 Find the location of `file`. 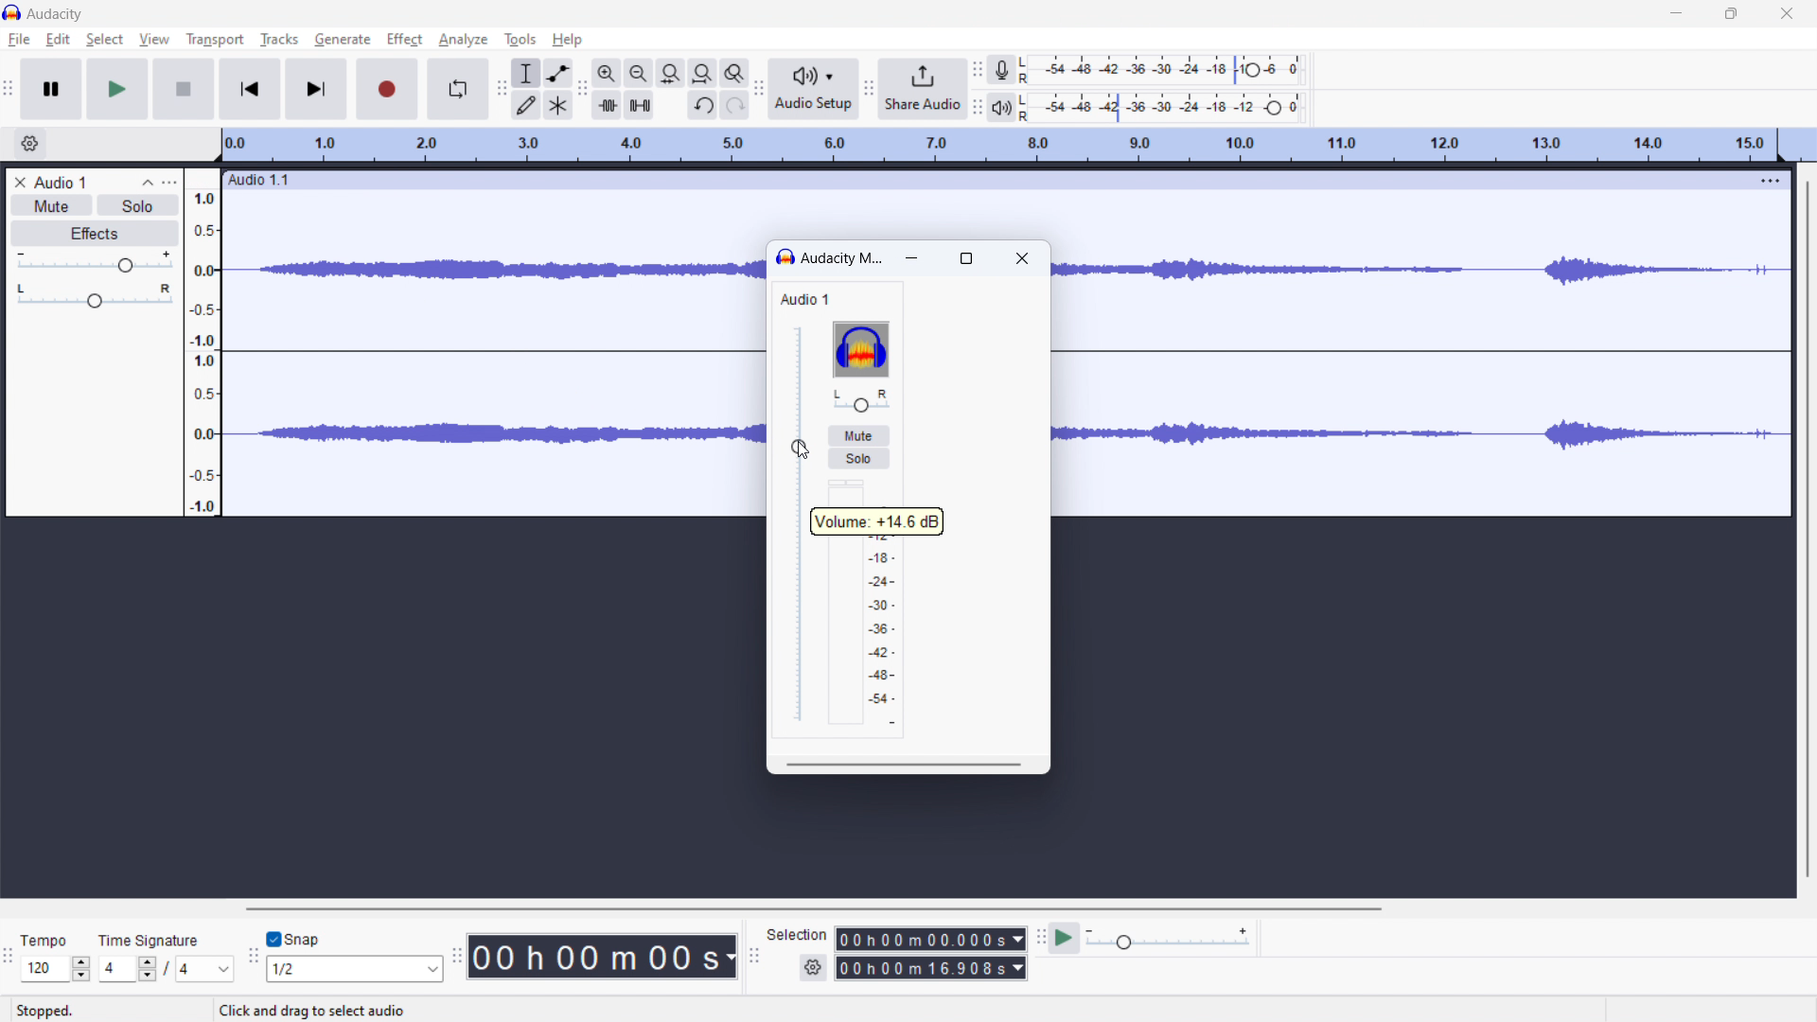

file is located at coordinates (20, 40).